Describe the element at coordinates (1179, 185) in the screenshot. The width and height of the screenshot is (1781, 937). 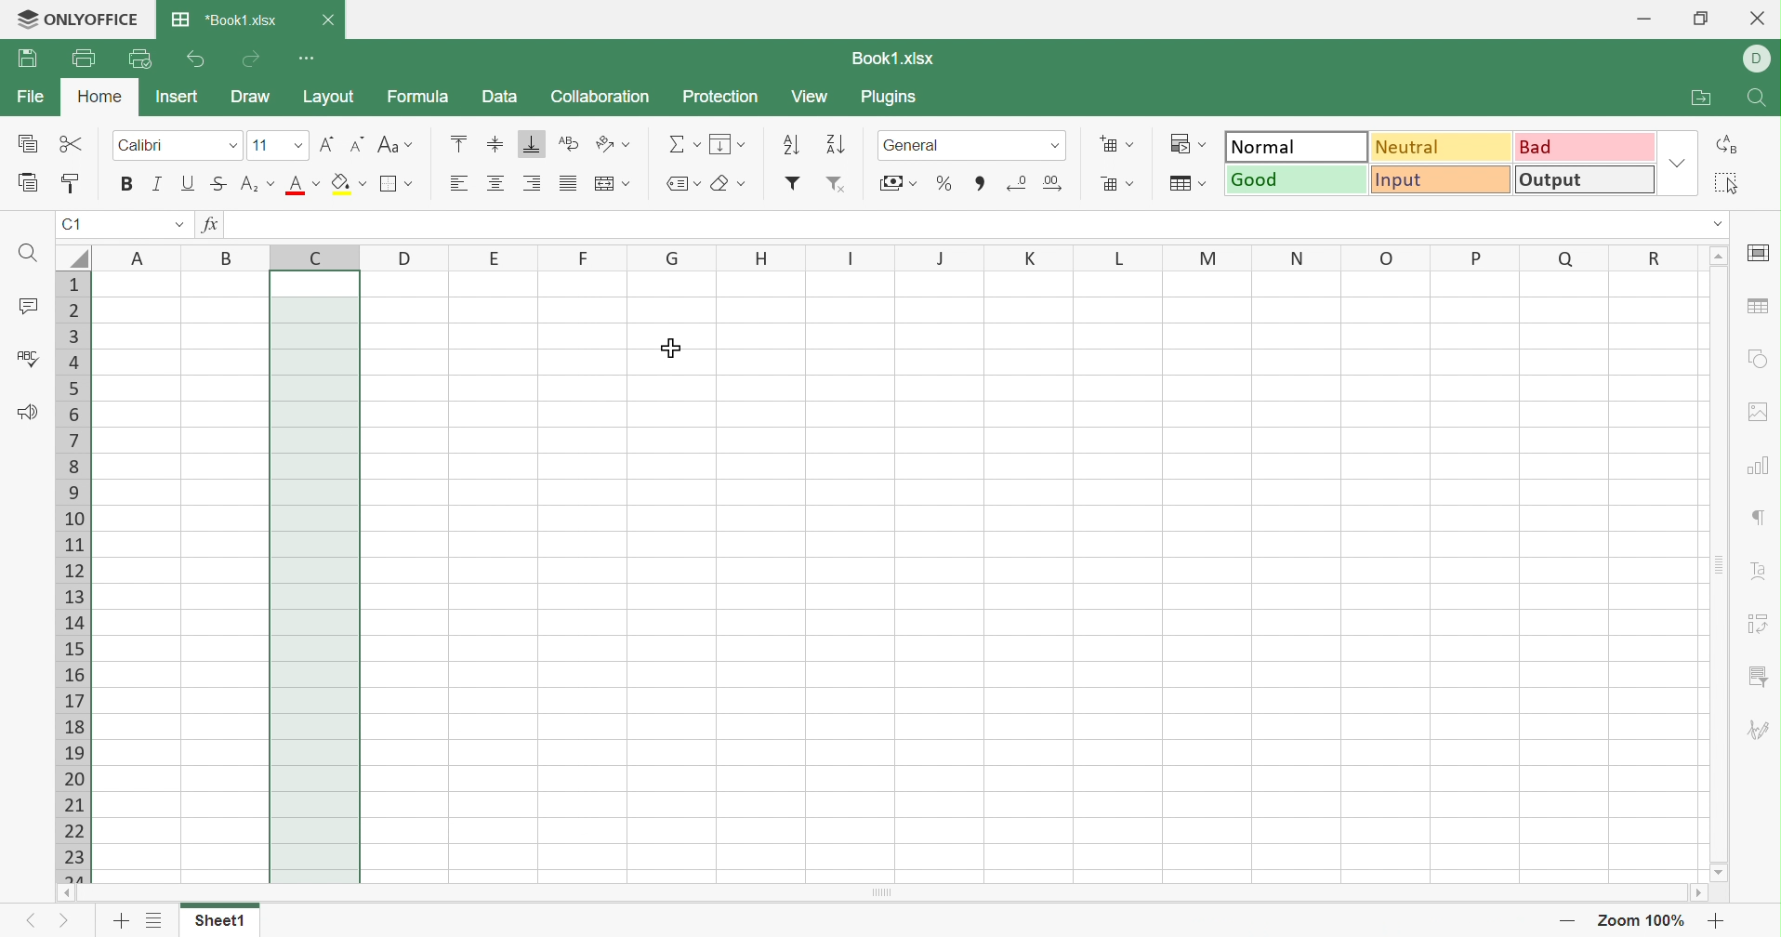
I see `Format as table template` at that location.